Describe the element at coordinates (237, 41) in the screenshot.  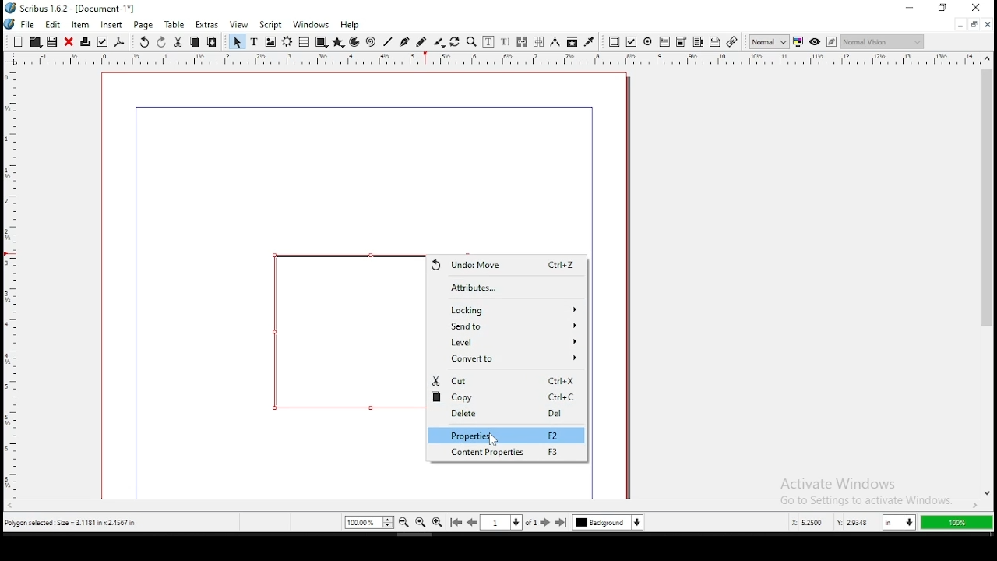
I see `select item` at that location.